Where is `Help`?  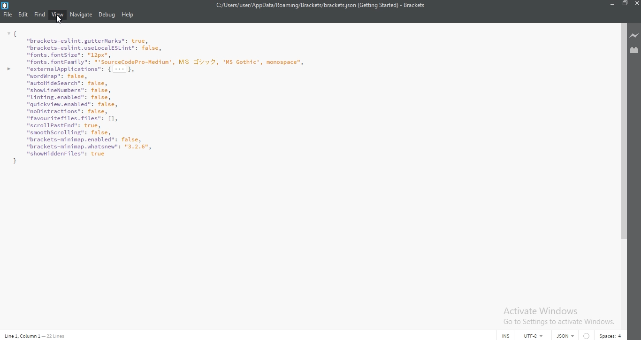 Help is located at coordinates (129, 15).